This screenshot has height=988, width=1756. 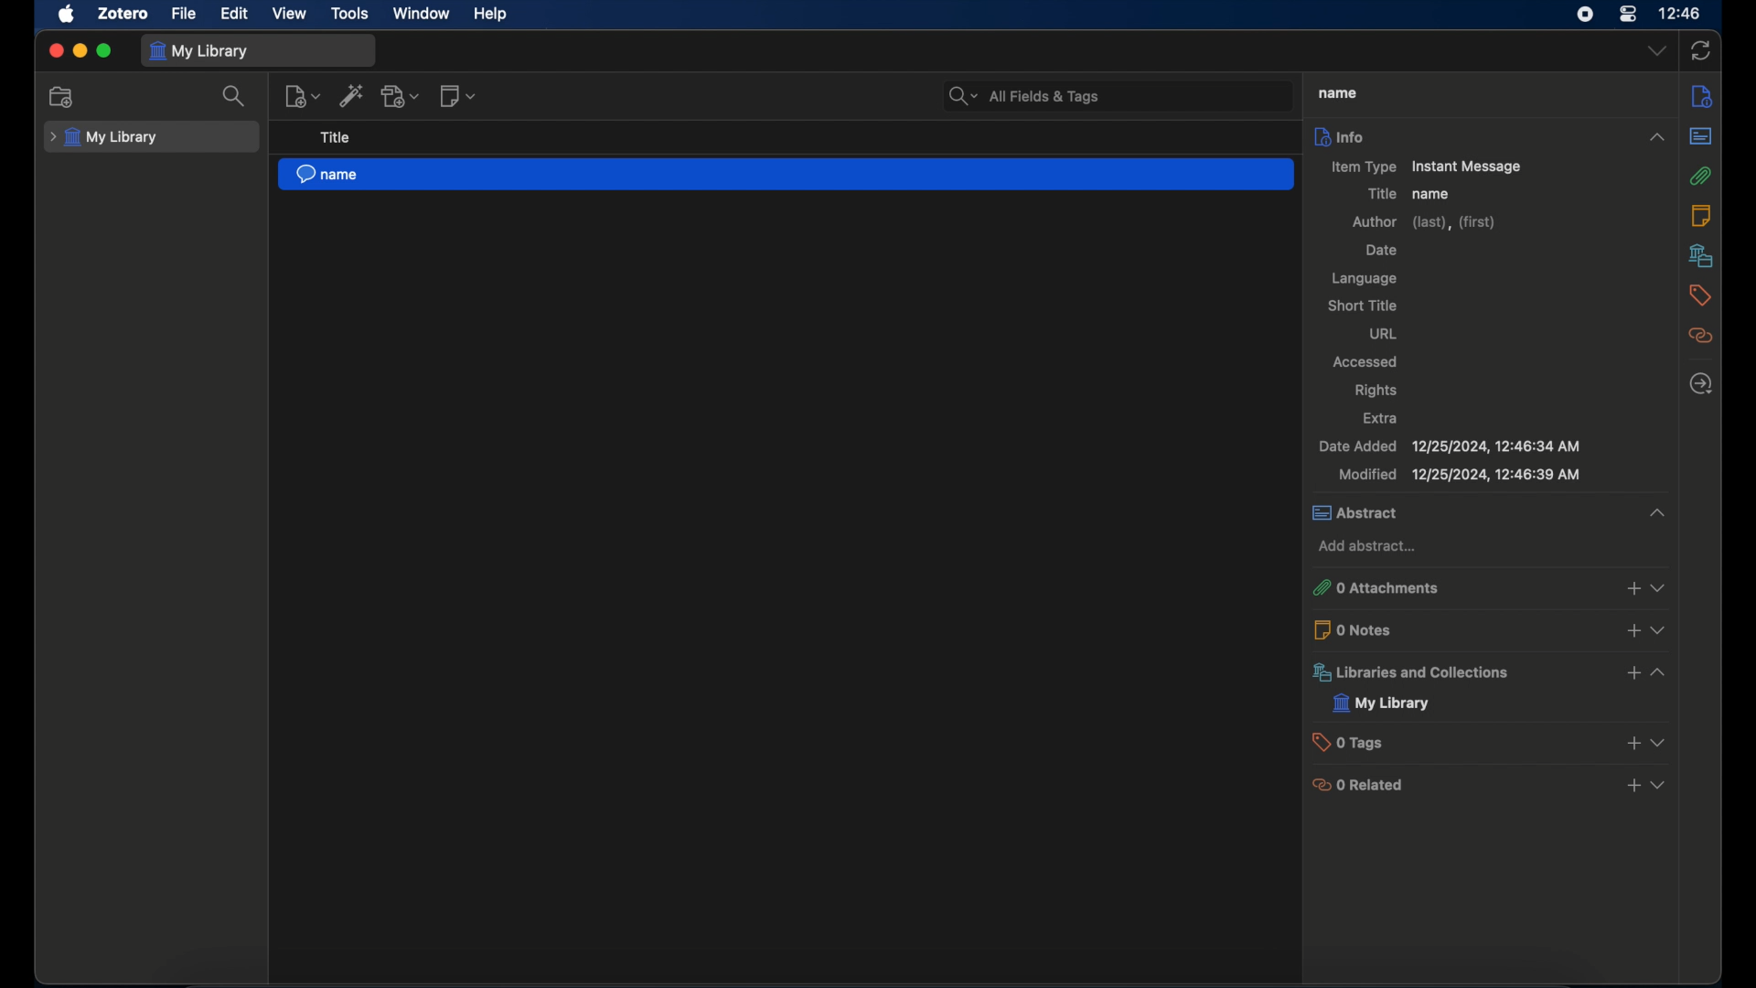 I want to click on 0 attachments, so click(x=1487, y=587).